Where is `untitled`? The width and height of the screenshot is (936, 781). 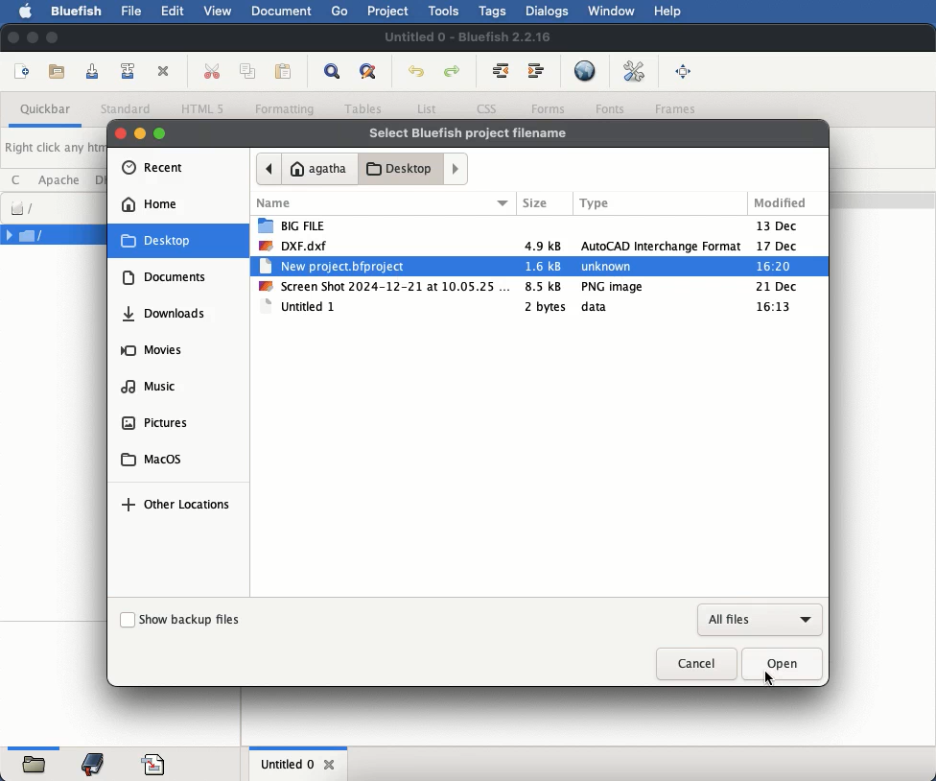
untitled is located at coordinates (298, 308).